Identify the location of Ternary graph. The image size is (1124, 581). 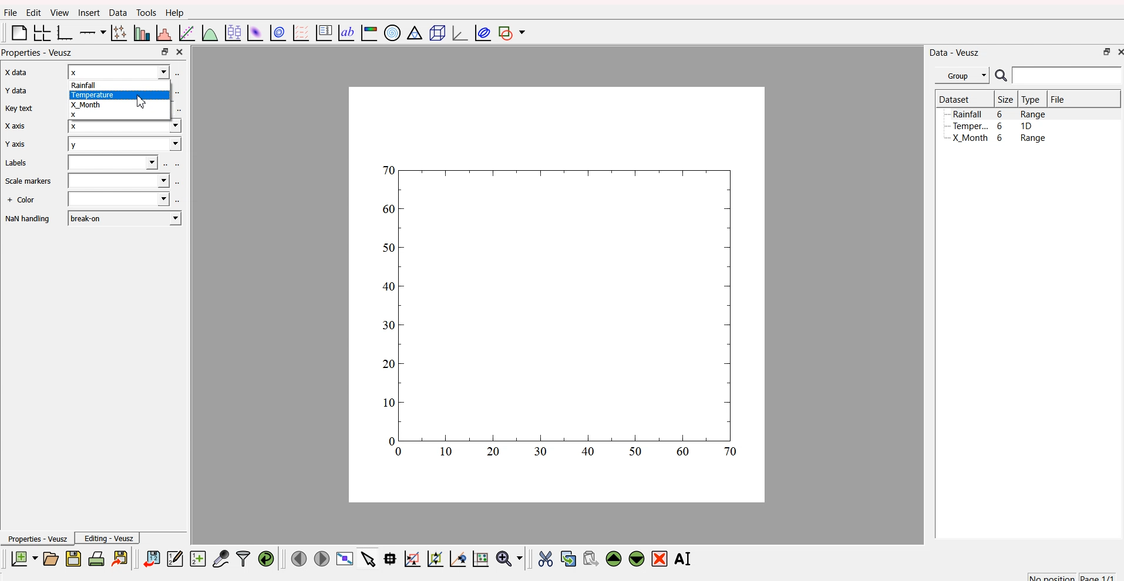
(412, 33).